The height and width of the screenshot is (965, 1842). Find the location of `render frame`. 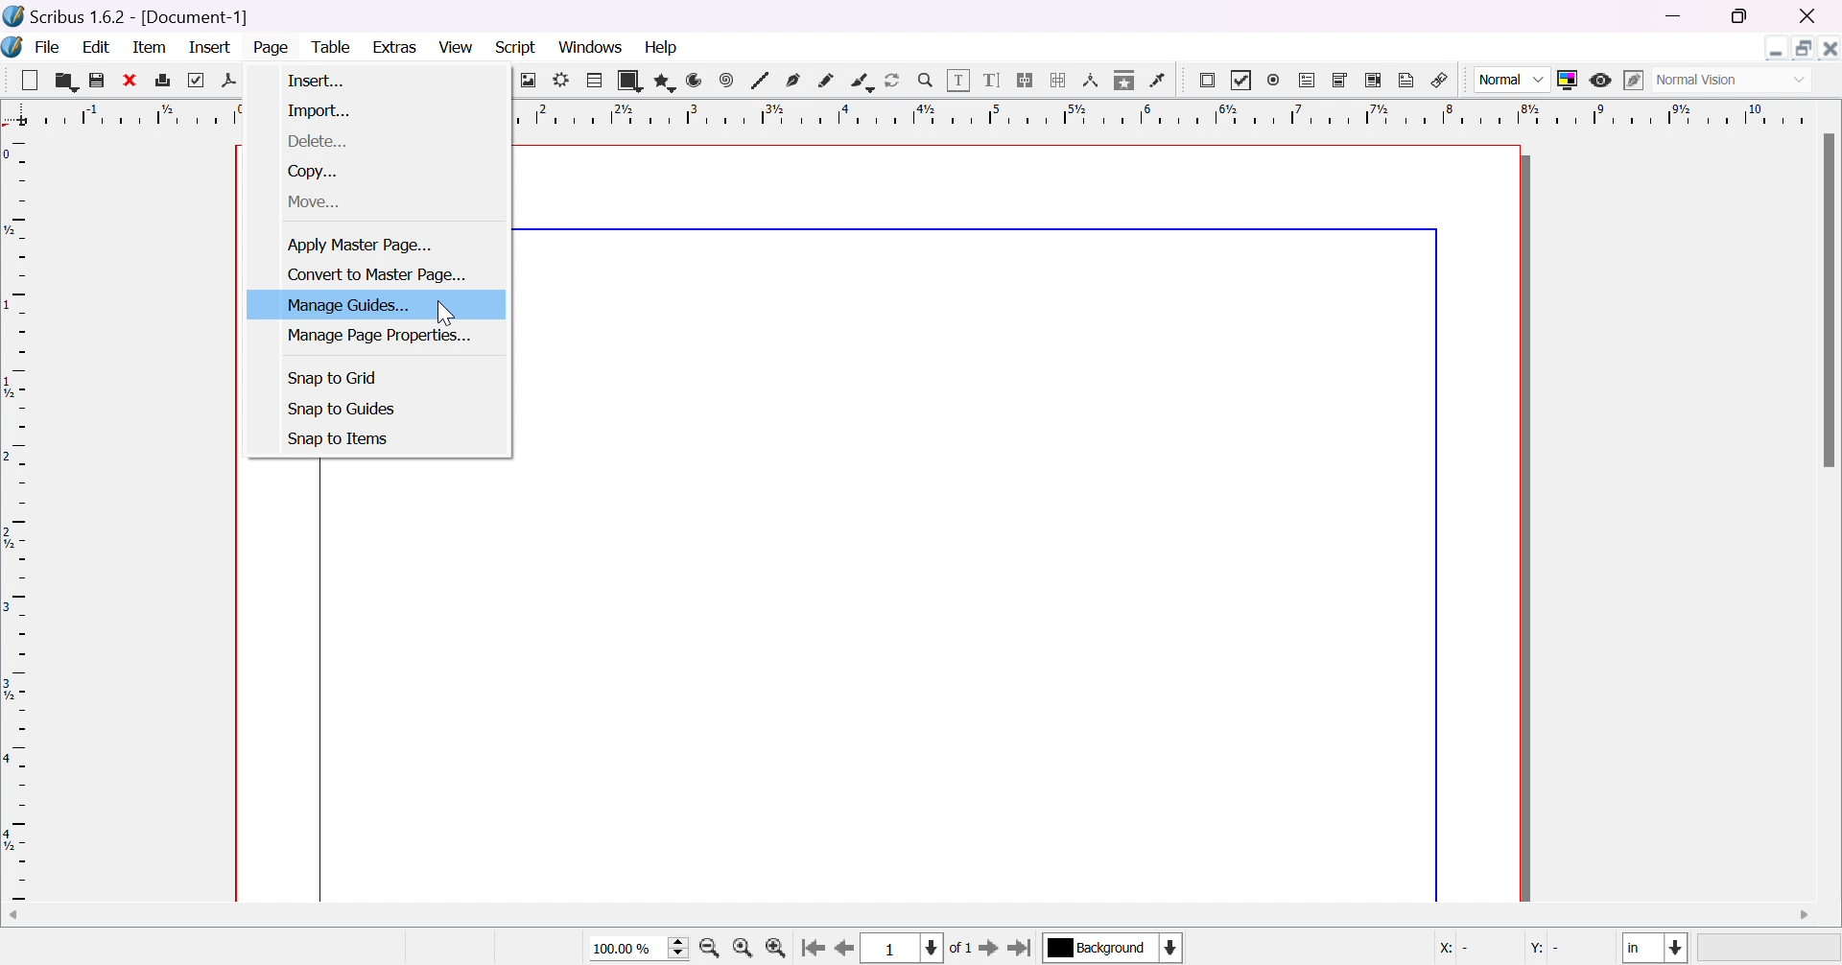

render frame is located at coordinates (565, 80).